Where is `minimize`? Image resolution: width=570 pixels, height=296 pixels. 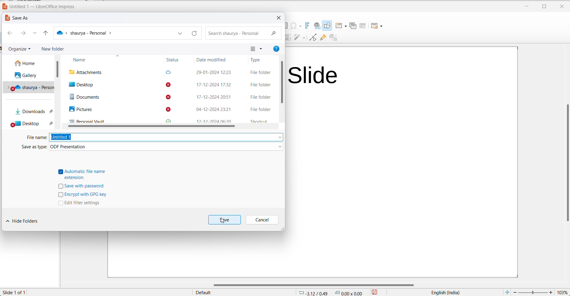
minimize is located at coordinates (526, 8).